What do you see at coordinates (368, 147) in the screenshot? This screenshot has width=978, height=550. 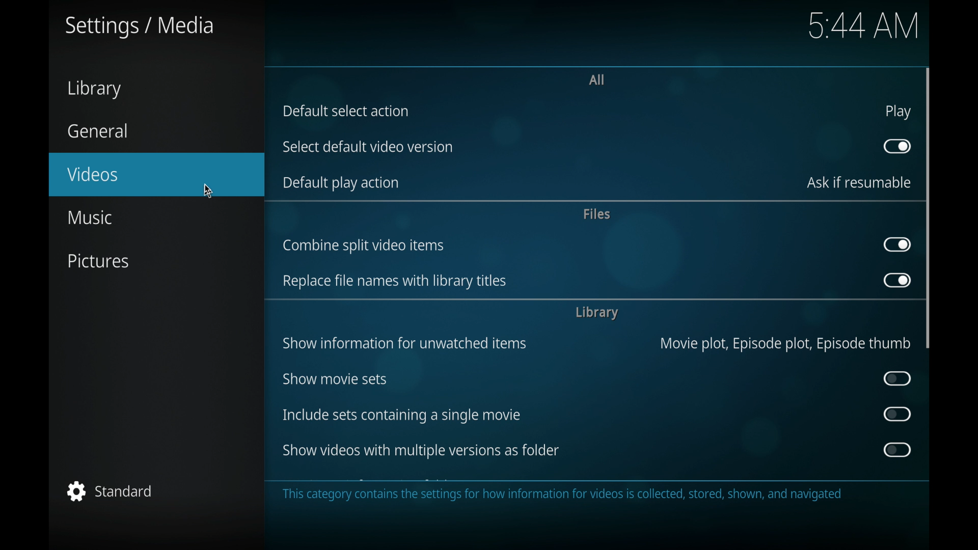 I see `select default ` at bounding box center [368, 147].